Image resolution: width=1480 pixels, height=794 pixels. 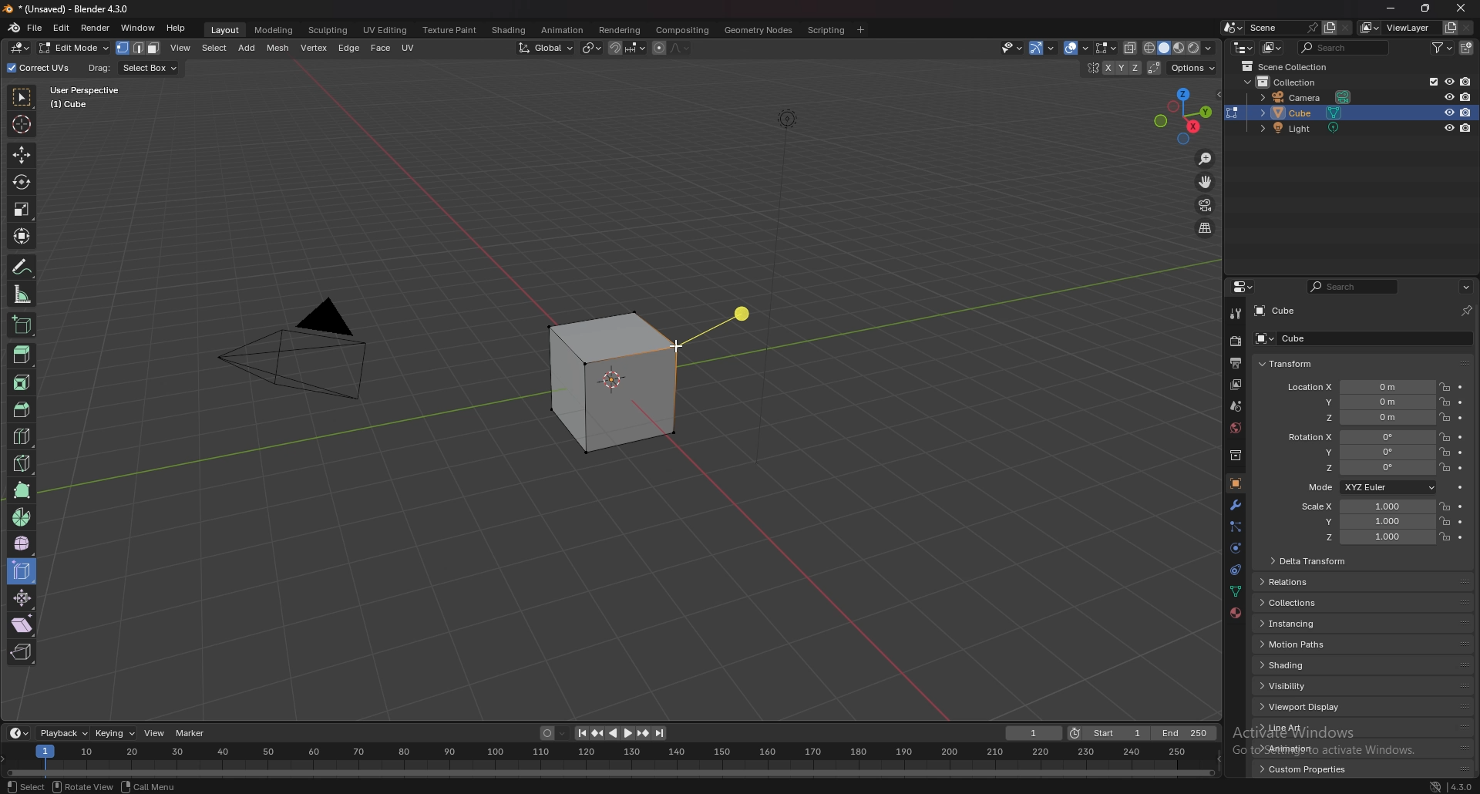 What do you see at coordinates (350, 49) in the screenshot?
I see `edge` at bounding box center [350, 49].